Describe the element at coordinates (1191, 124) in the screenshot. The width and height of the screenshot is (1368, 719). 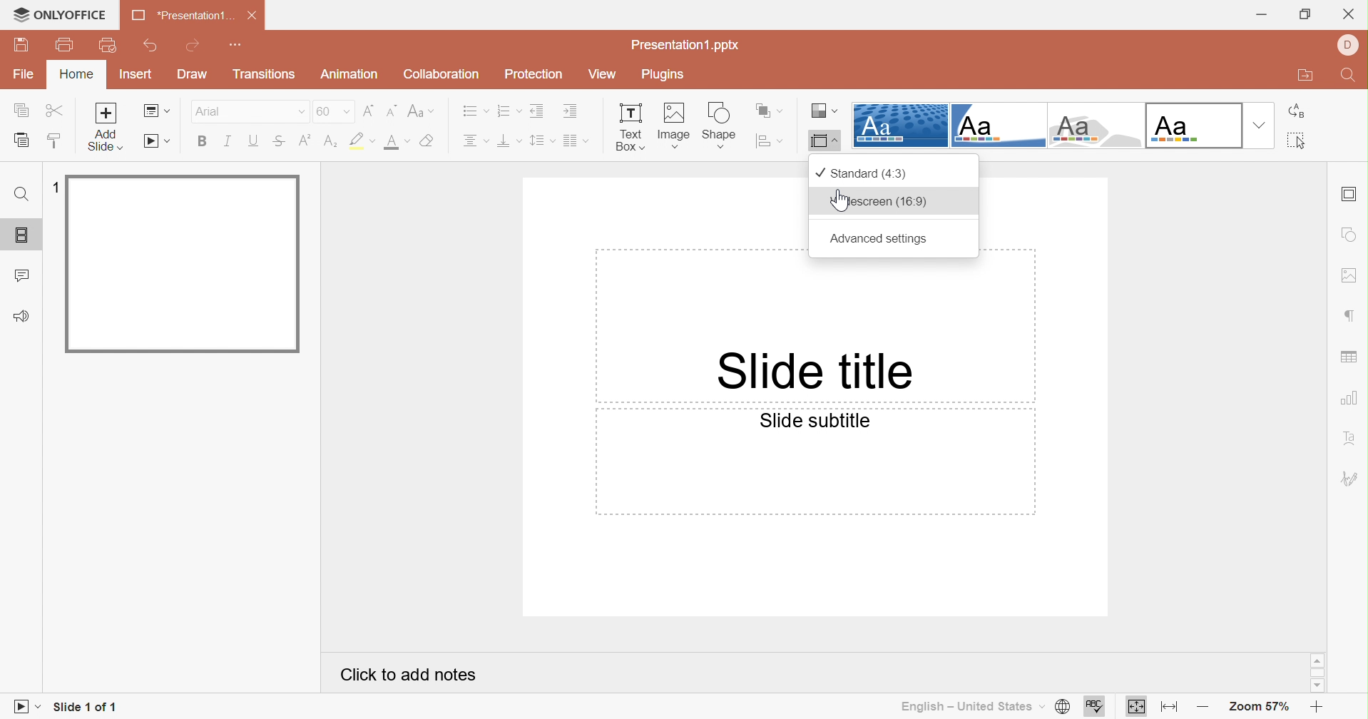
I see `Office theme` at that location.